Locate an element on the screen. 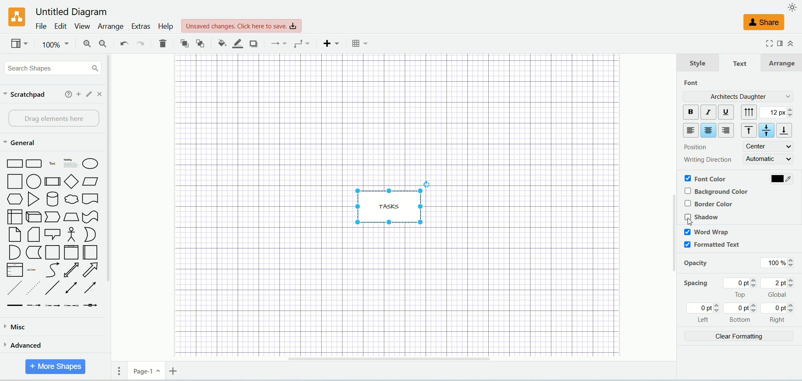 This screenshot has height=381, width=802. Tasks is located at coordinates (393, 201).